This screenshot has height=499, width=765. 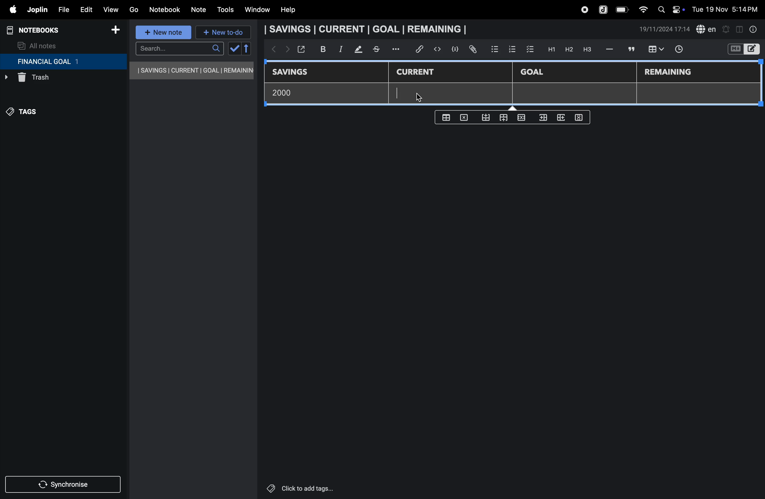 What do you see at coordinates (683, 50) in the screenshot?
I see `time` at bounding box center [683, 50].